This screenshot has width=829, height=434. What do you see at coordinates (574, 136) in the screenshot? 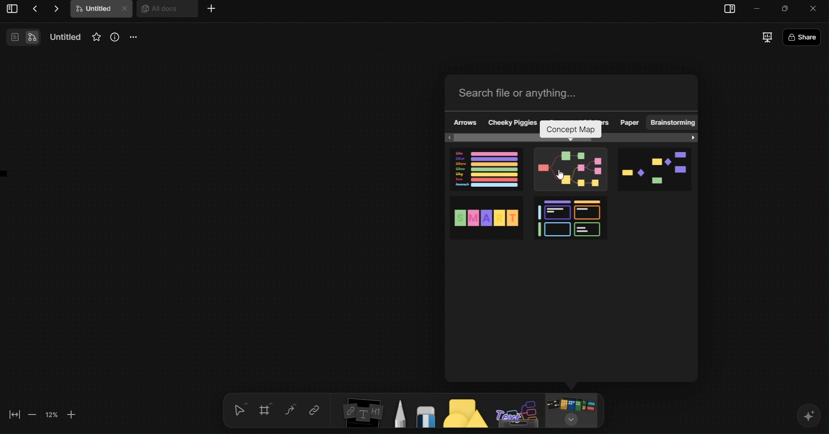
I see `horizontal scroll bar` at bounding box center [574, 136].